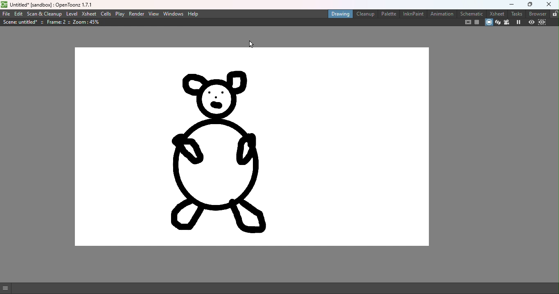  I want to click on Level, so click(72, 14).